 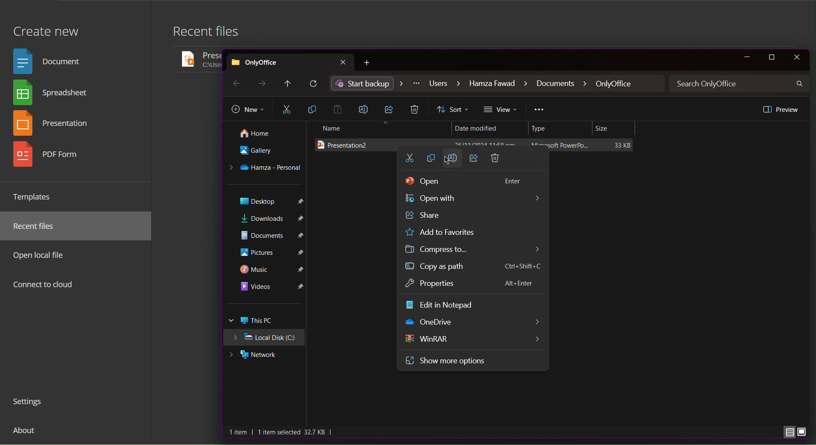 What do you see at coordinates (498, 84) in the screenshot?
I see `Address Bar` at bounding box center [498, 84].